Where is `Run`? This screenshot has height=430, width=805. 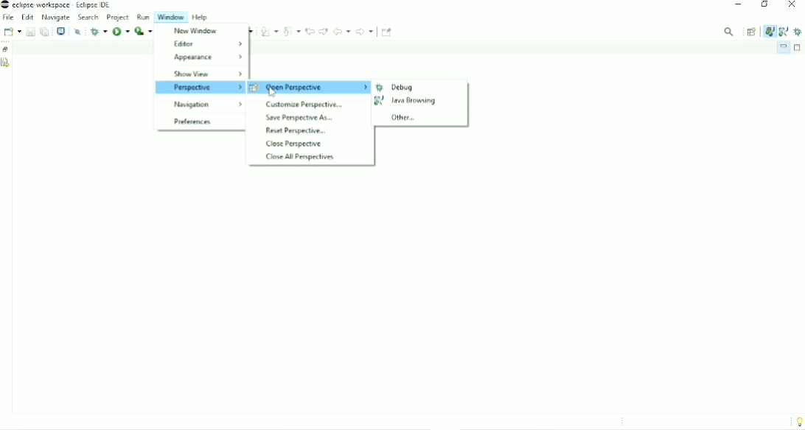 Run is located at coordinates (121, 32).